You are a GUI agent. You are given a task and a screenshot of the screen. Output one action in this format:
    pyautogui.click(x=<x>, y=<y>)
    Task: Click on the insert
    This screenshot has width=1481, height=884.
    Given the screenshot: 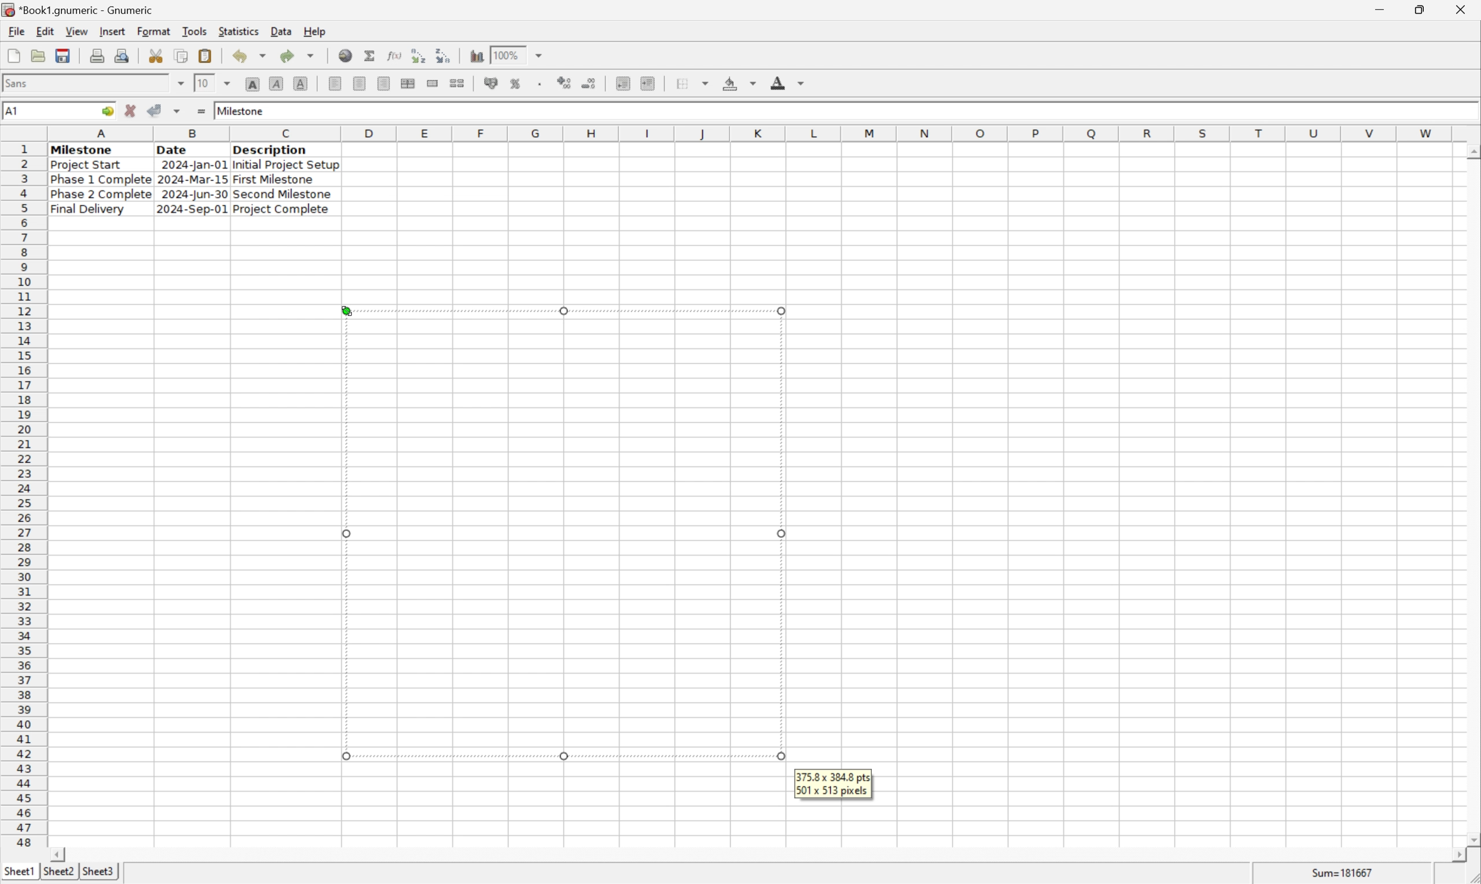 What is the action you would take?
    pyautogui.click(x=112, y=32)
    